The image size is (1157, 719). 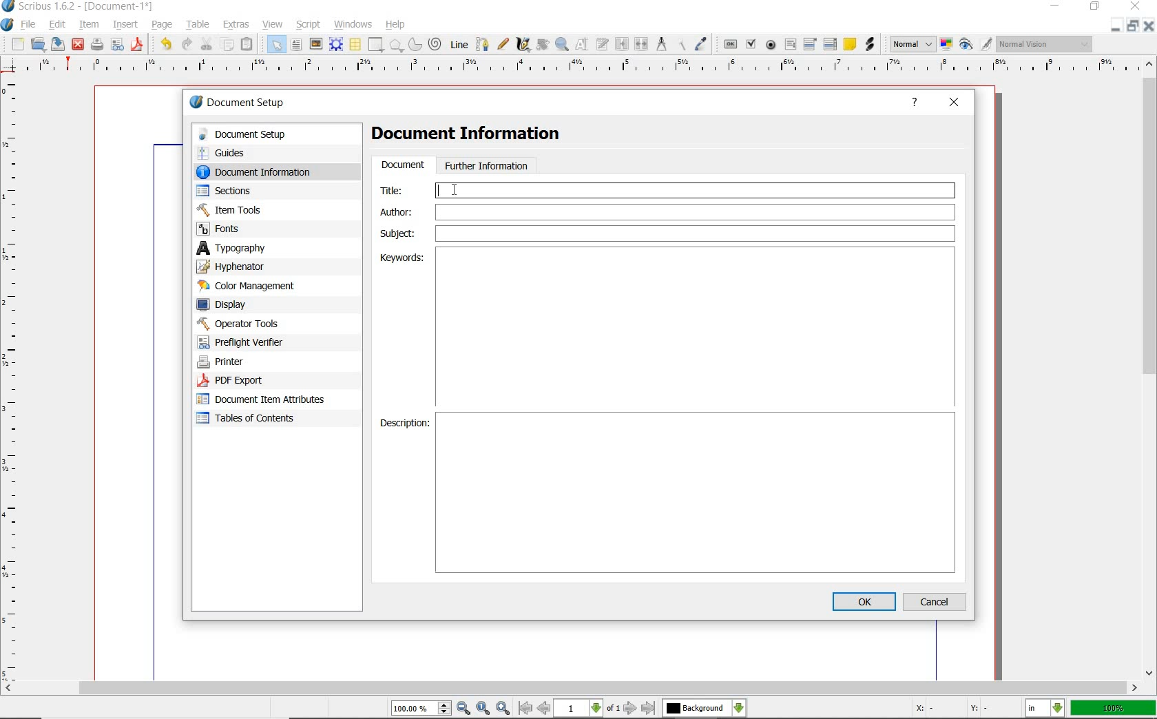 What do you see at coordinates (198, 24) in the screenshot?
I see `table` at bounding box center [198, 24].